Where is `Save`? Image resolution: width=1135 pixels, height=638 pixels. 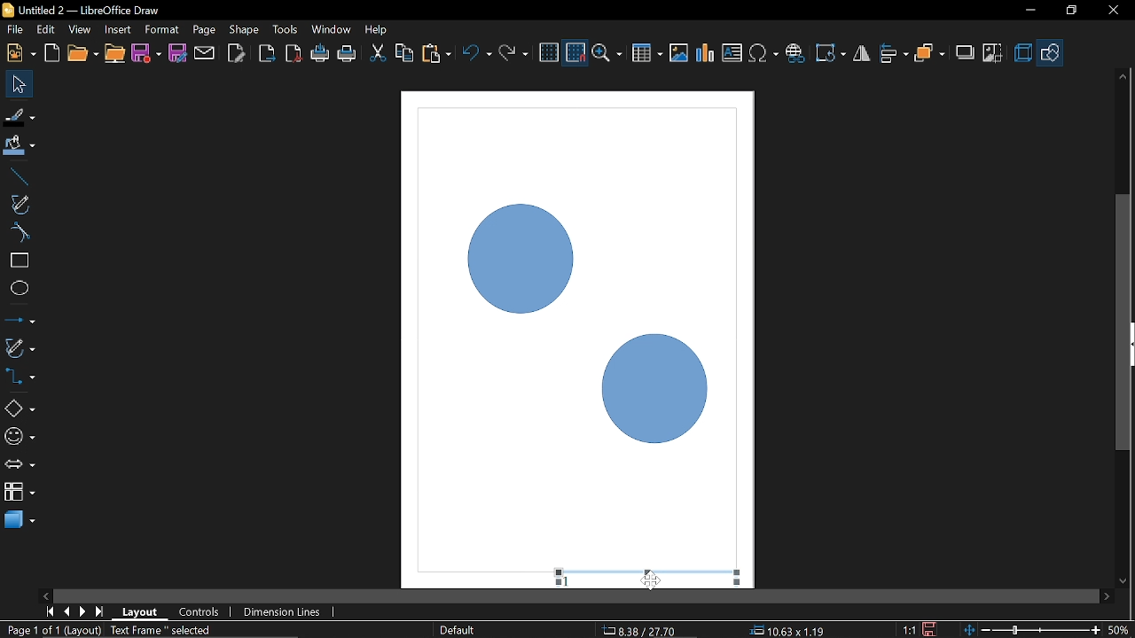
Save is located at coordinates (147, 55).